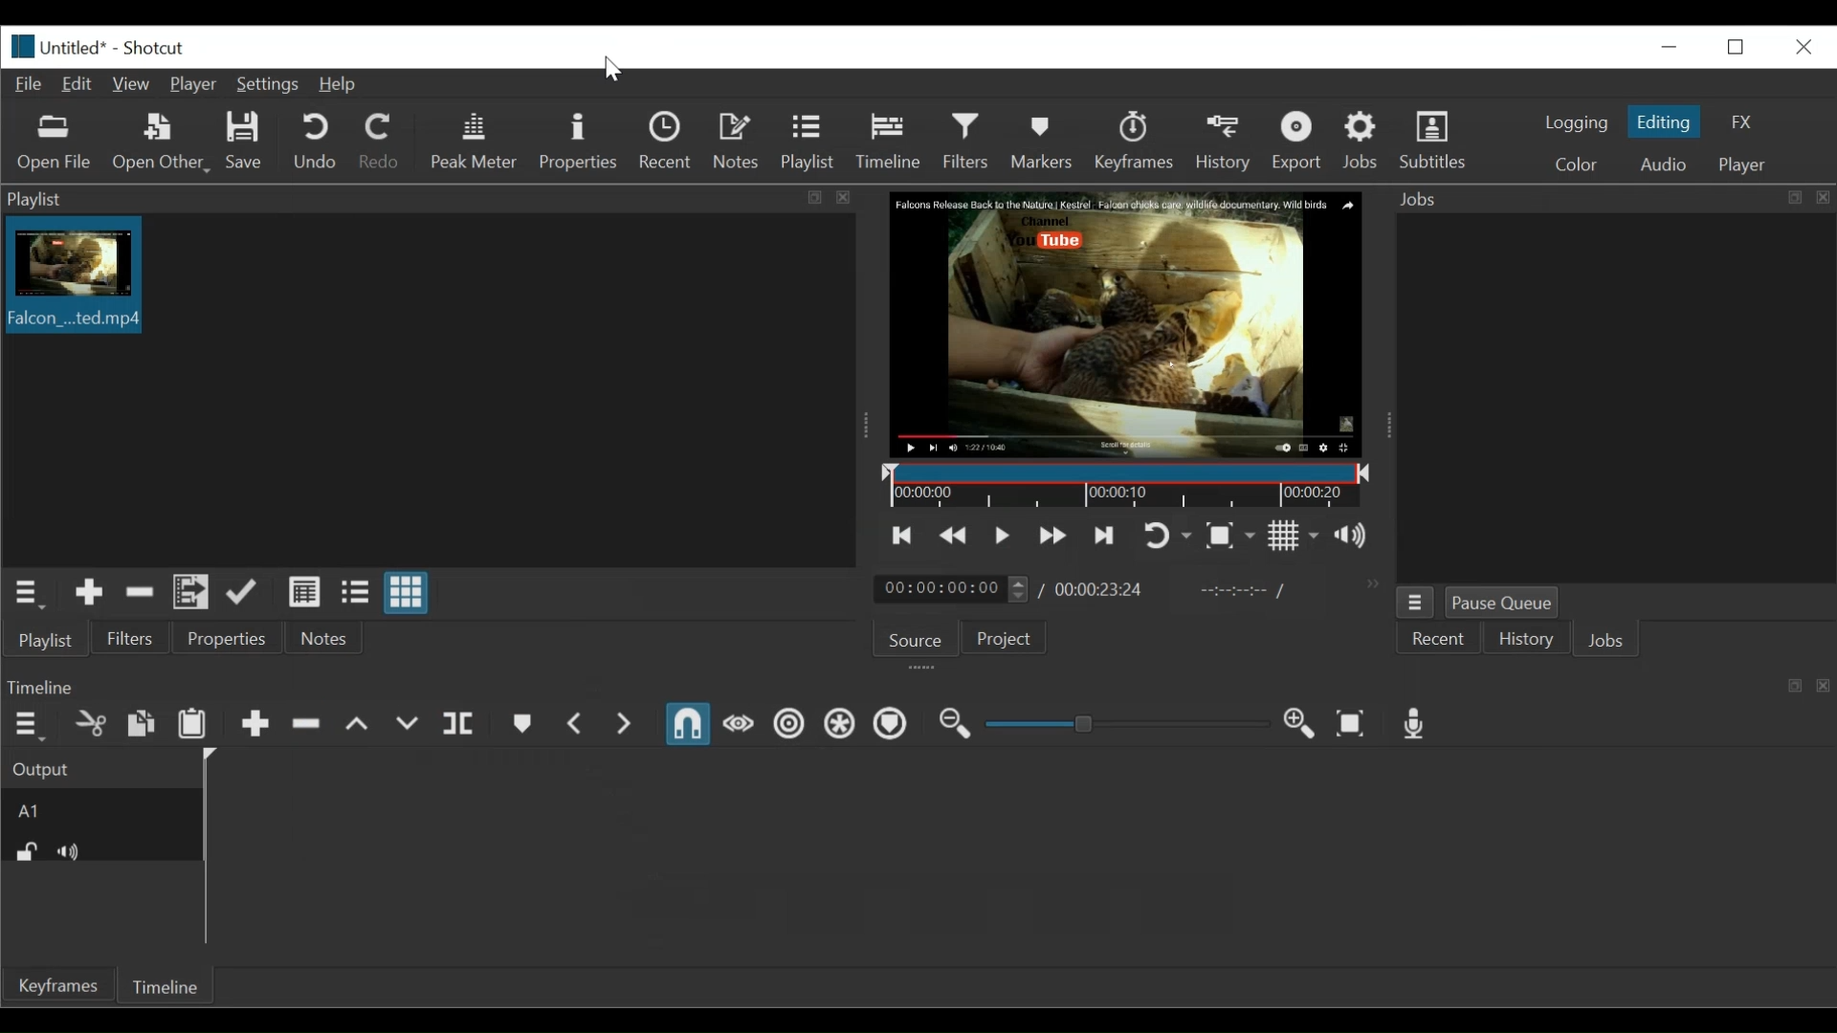 The width and height of the screenshot is (1837, 1033). I want to click on Lift, so click(360, 725).